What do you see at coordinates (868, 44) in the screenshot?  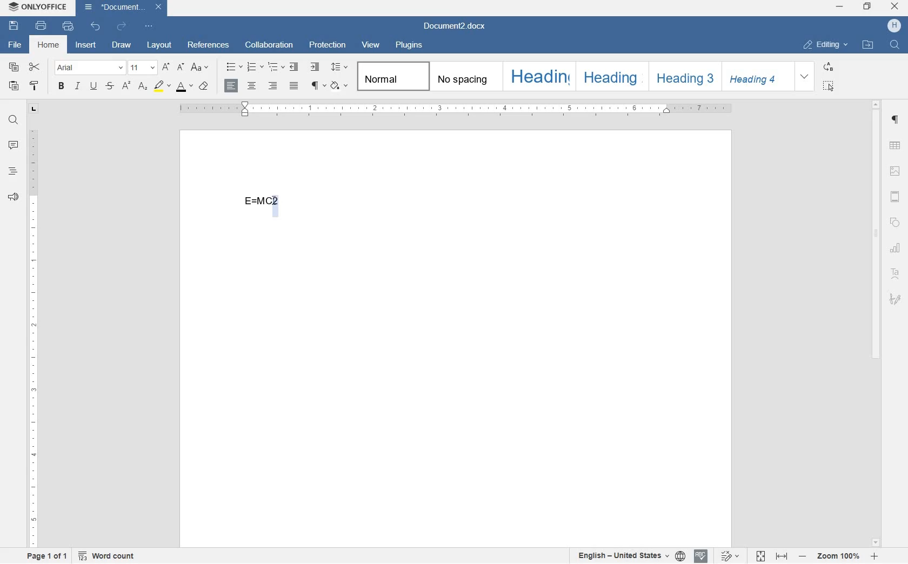 I see `open file location` at bounding box center [868, 44].